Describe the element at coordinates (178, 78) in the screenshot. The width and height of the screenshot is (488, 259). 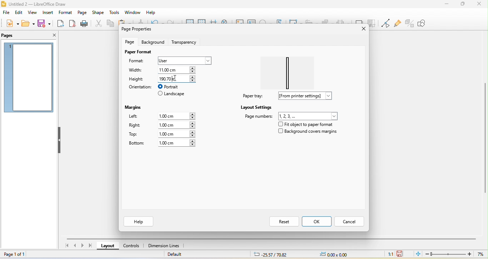
I see `cursor movement` at that location.